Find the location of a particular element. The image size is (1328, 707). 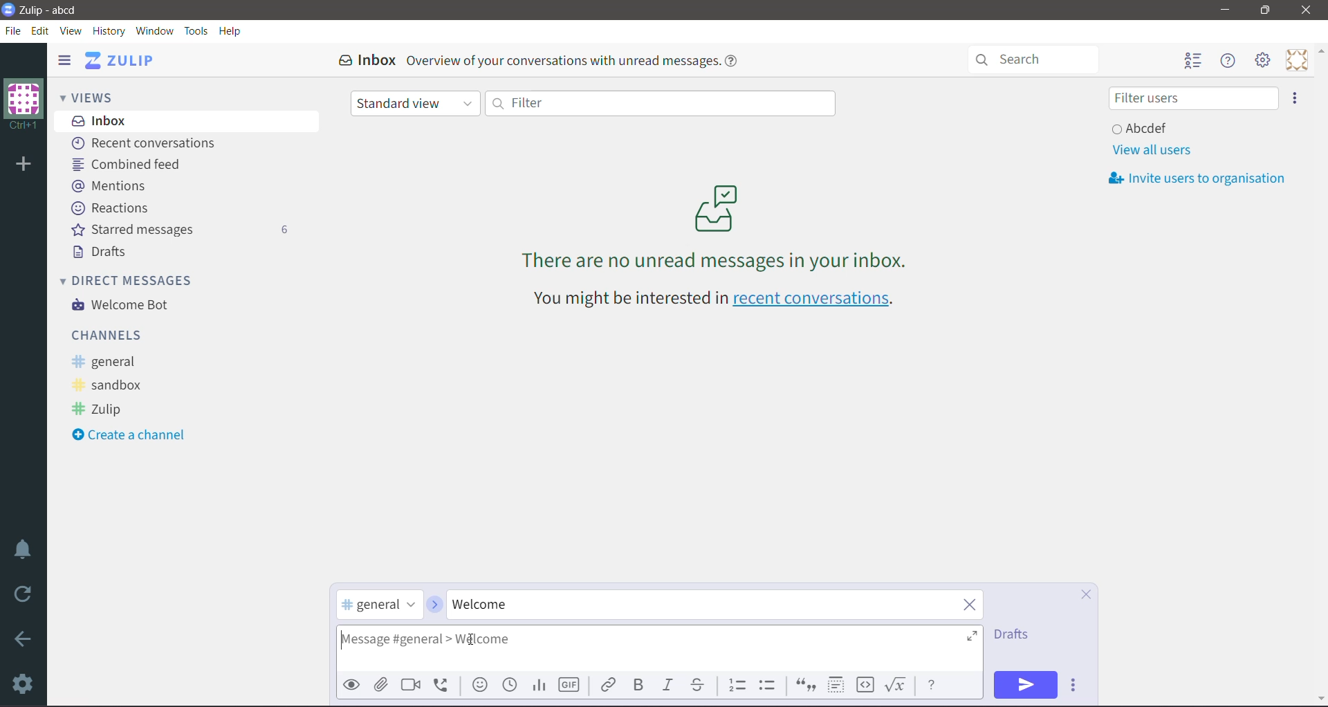

Drafts is located at coordinates (1016, 634).